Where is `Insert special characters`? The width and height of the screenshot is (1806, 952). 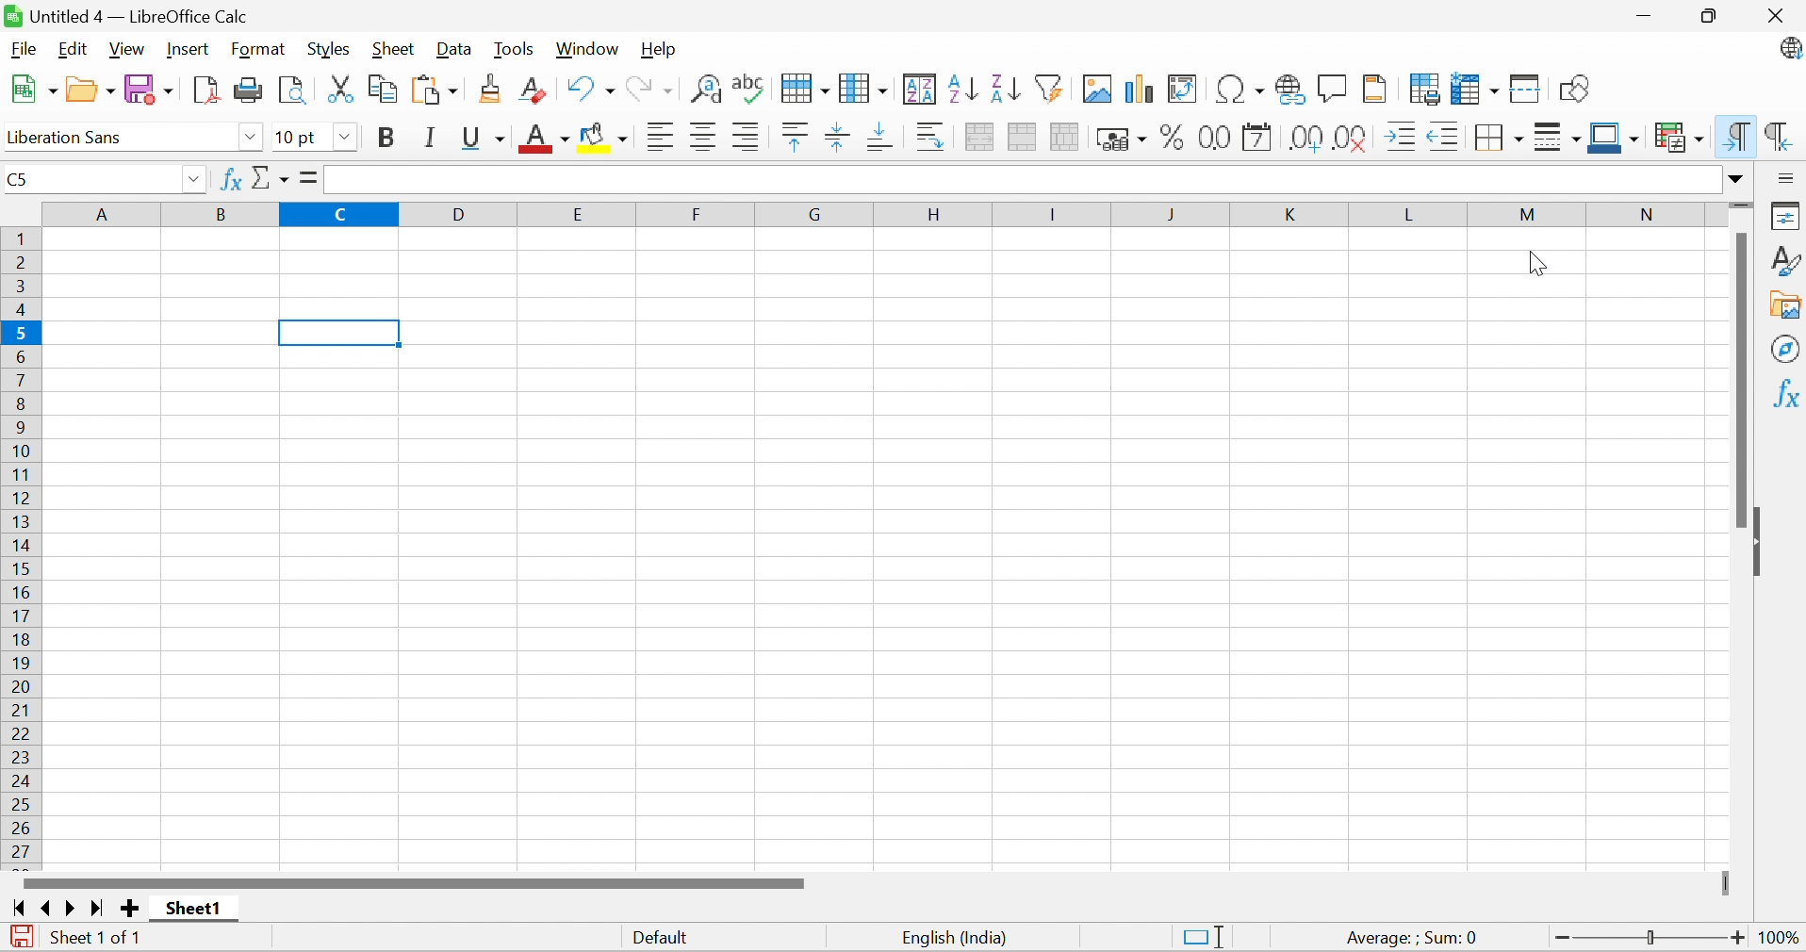 Insert special characters is located at coordinates (1240, 89).